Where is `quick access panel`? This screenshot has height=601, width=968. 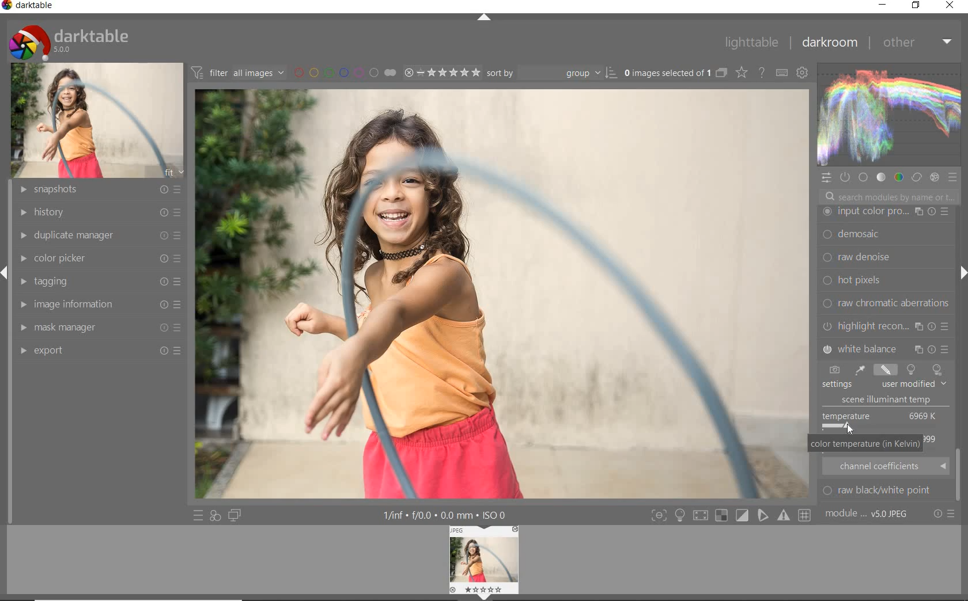 quick access panel is located at coordinates (827, 178).